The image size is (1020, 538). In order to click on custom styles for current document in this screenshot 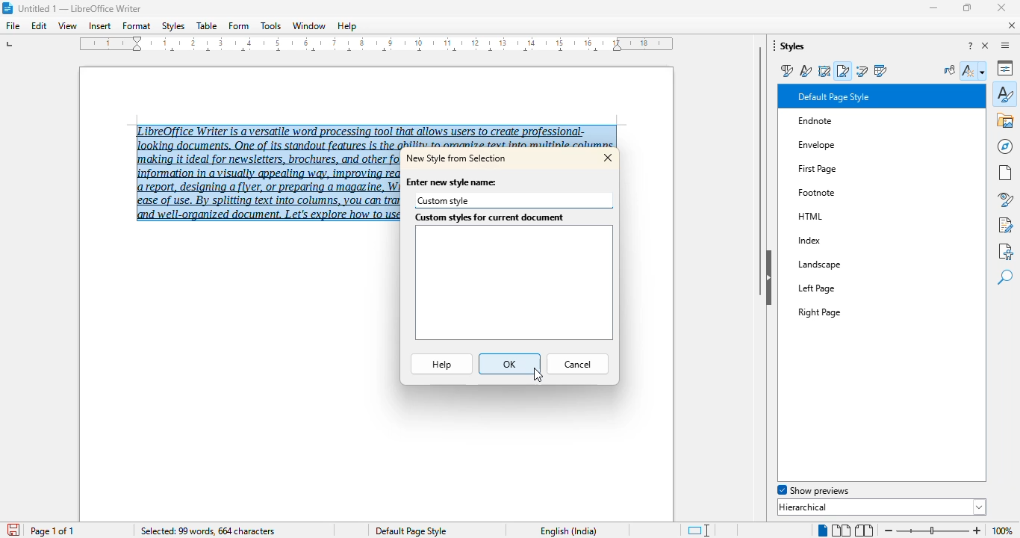, I will do `click(512, 284)`.